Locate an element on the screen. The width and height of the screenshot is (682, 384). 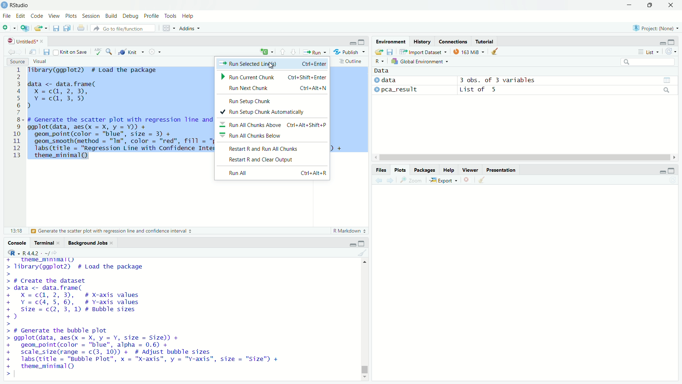
History is located at coordinates (422, 41).